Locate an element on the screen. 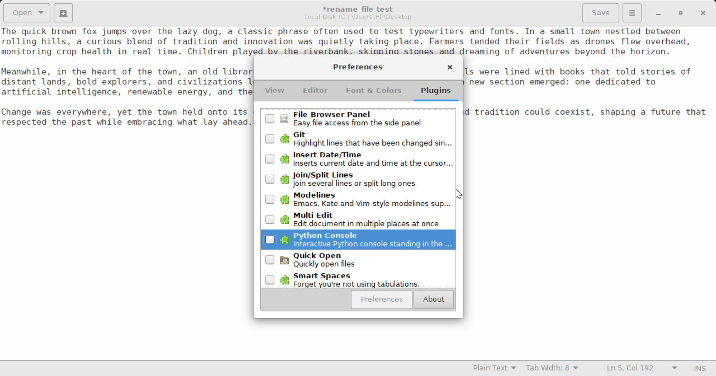 The width and height of the screenshot is (716, 376). Menu is located at coordinates (632, 12).